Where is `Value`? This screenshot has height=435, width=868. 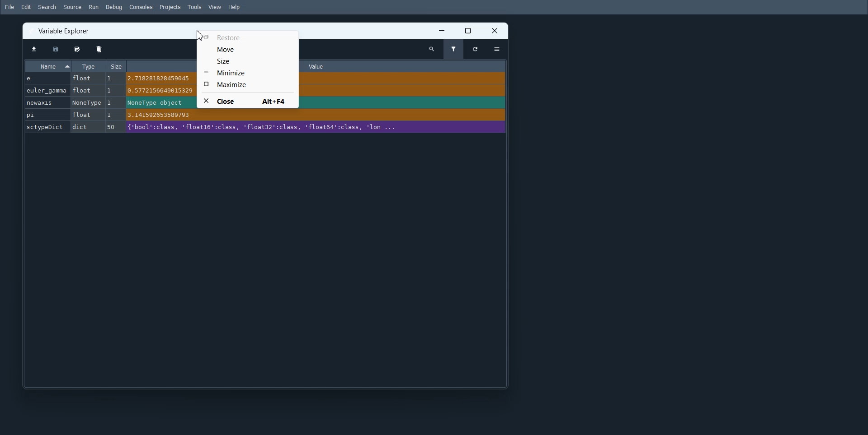
Value is located at coordinates (318, 66).